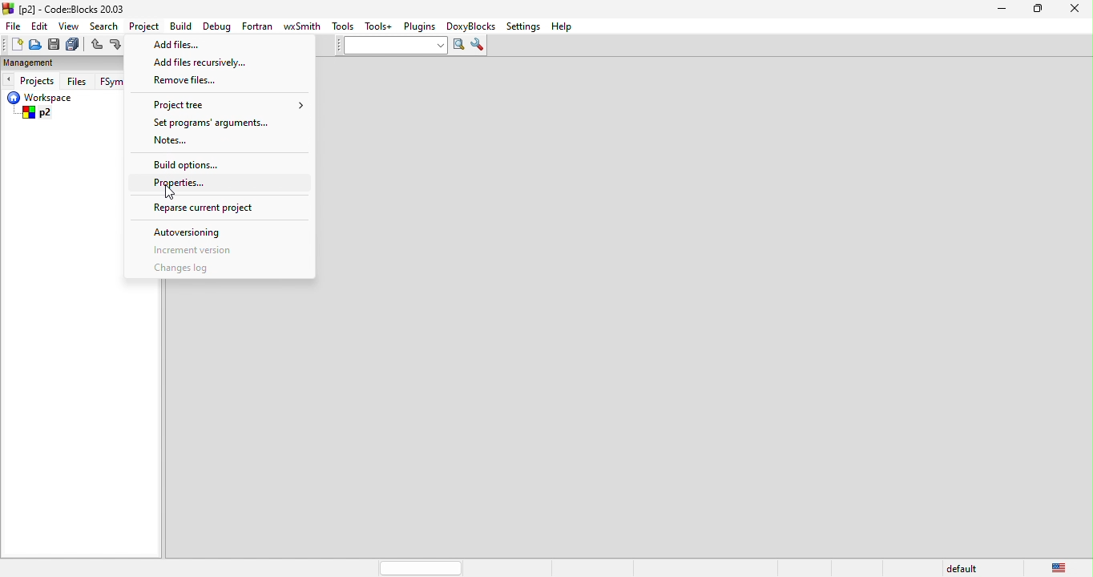 The height and width of the screenshot is (577, 1093). I want to click on settings, so click(522, 27).